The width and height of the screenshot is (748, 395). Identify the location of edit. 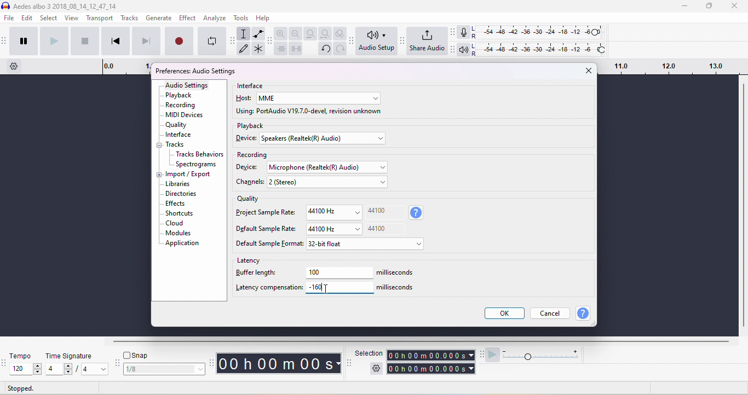
(28, 19).